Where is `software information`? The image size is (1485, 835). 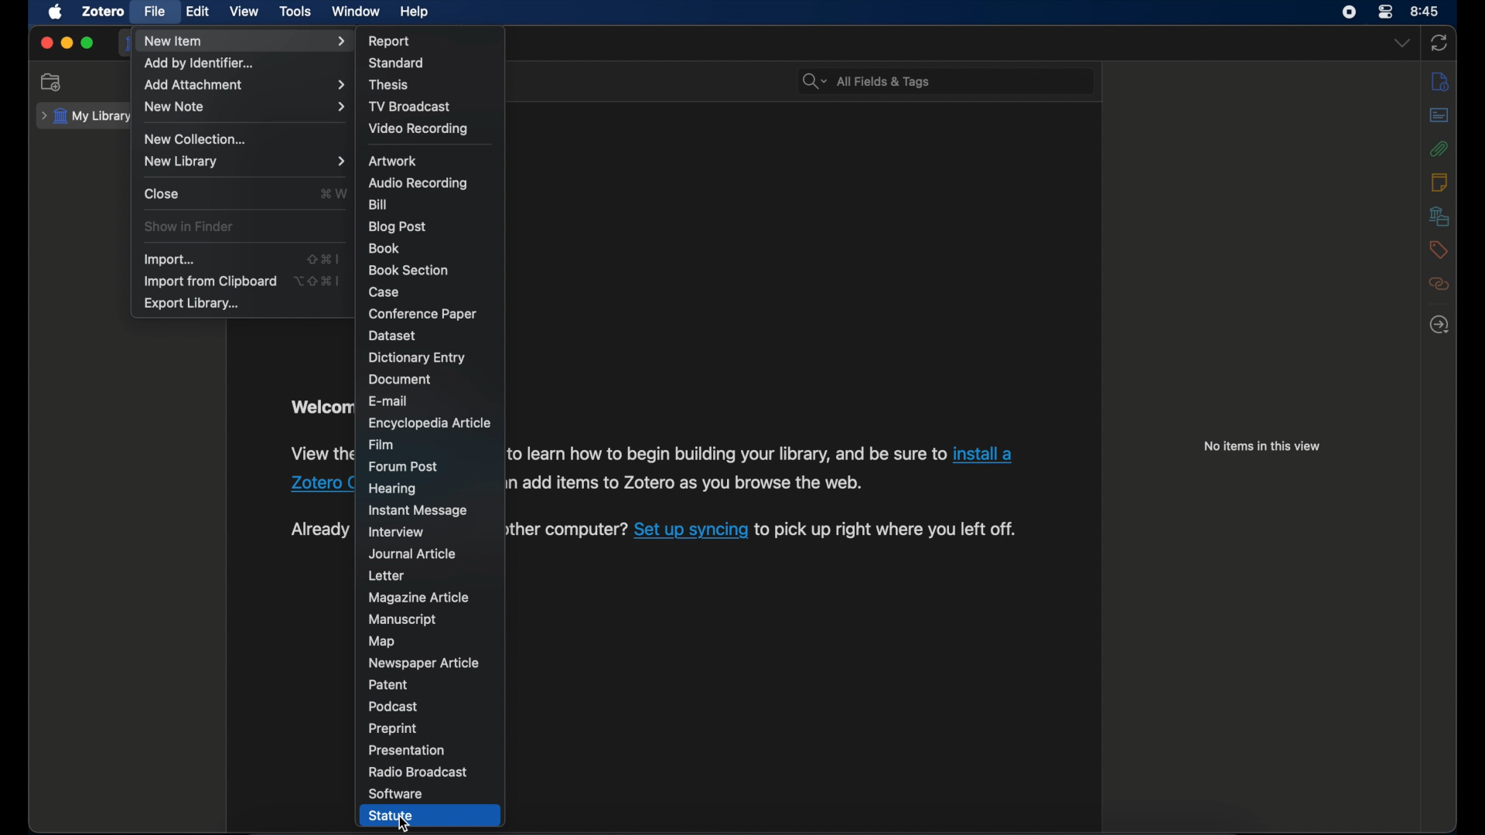
software information is located at coordinates (890, 530).